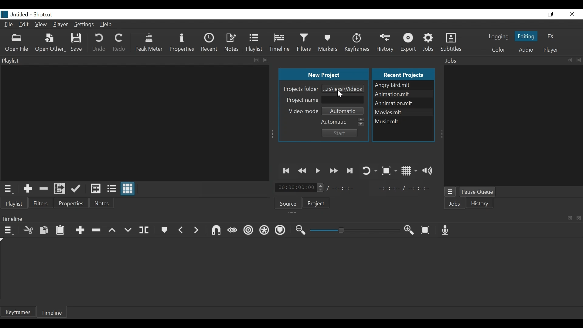 The width and height of the screenshot is (583, 328). Describe the element at coordinates (456, 204) in the screenshot. I see `Jobs` at that location.